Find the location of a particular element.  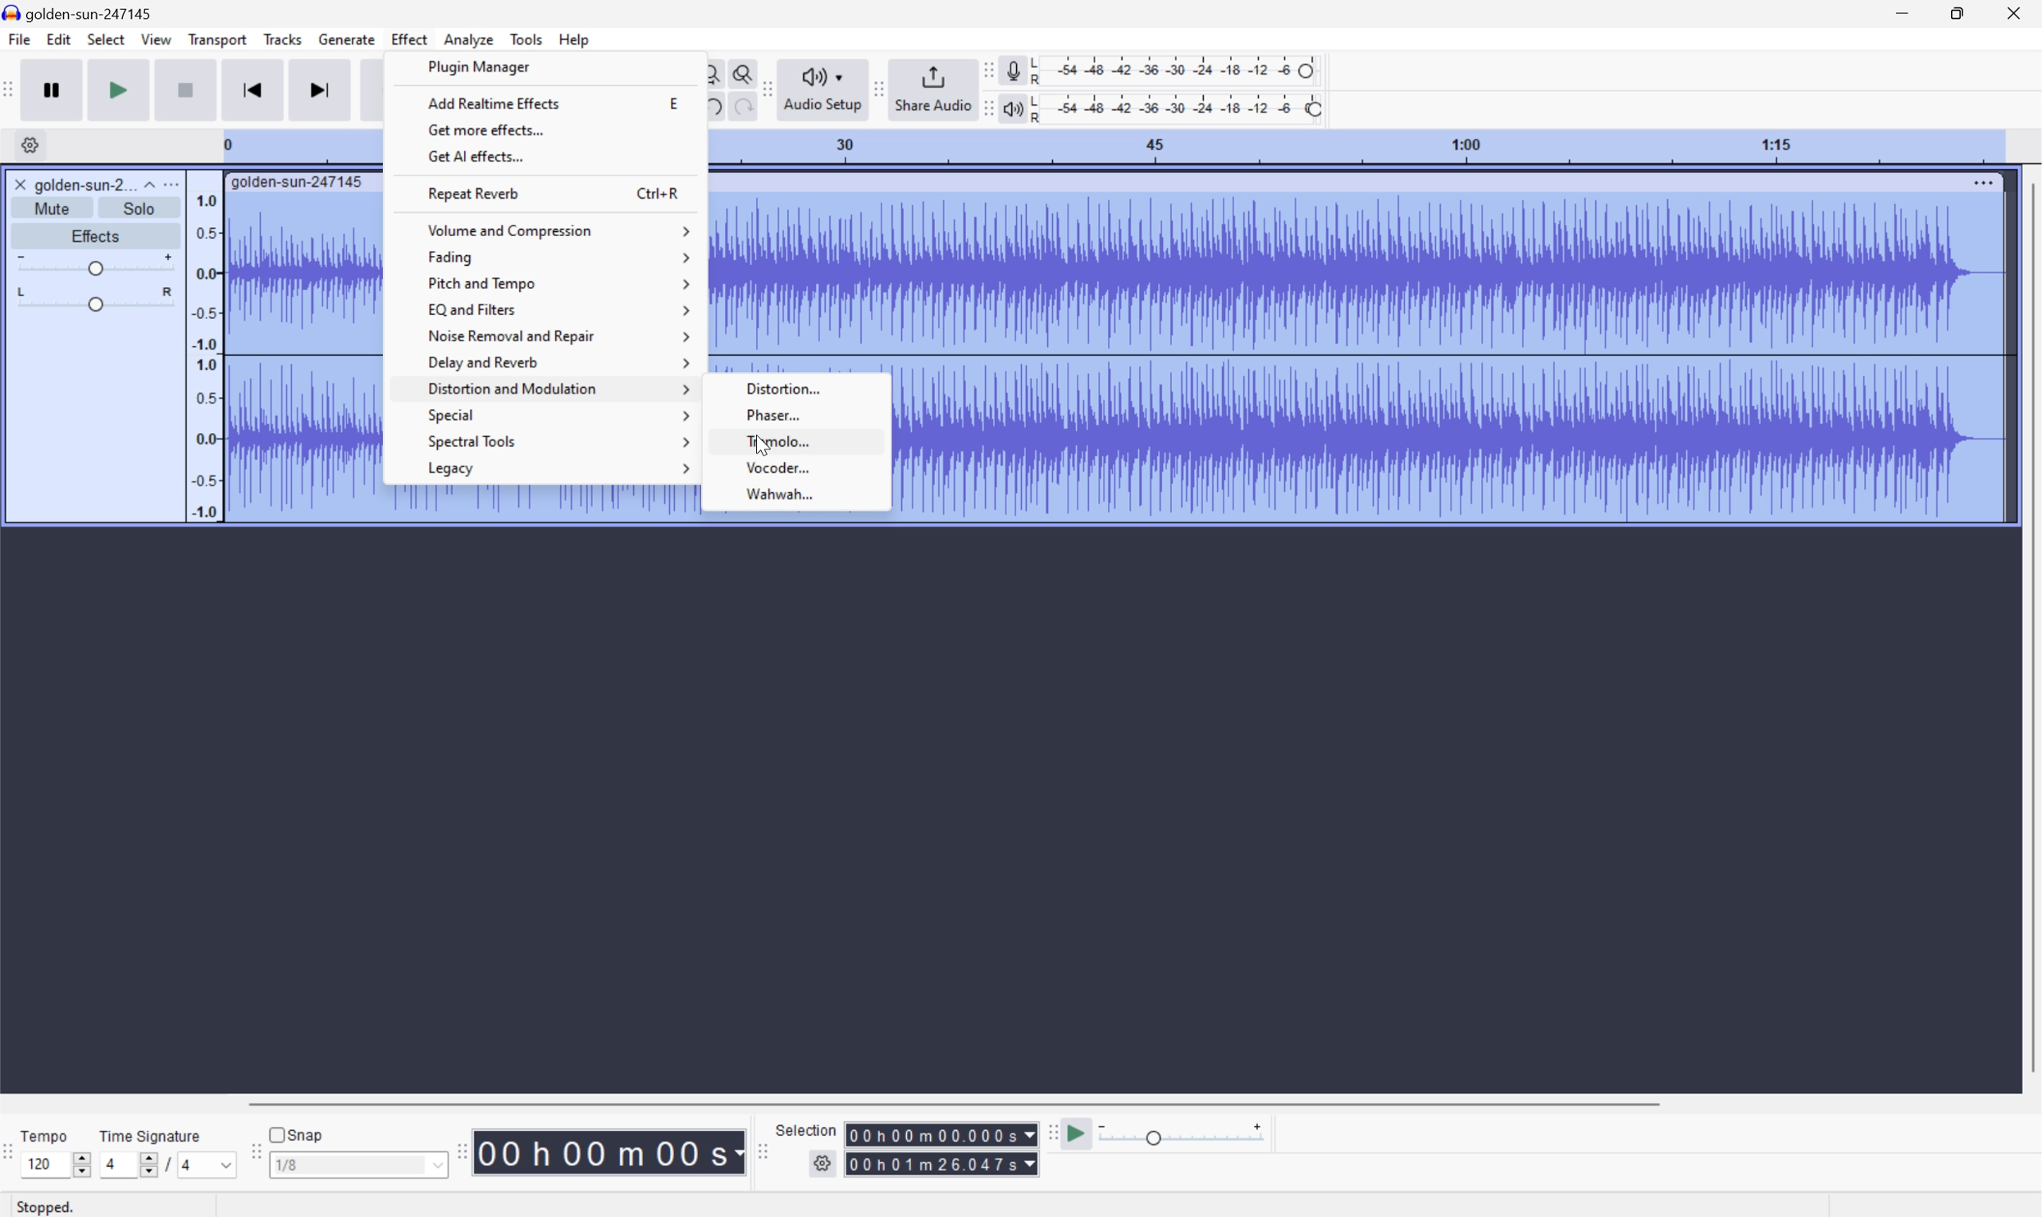

Undo is located at coordinates (713, 106).